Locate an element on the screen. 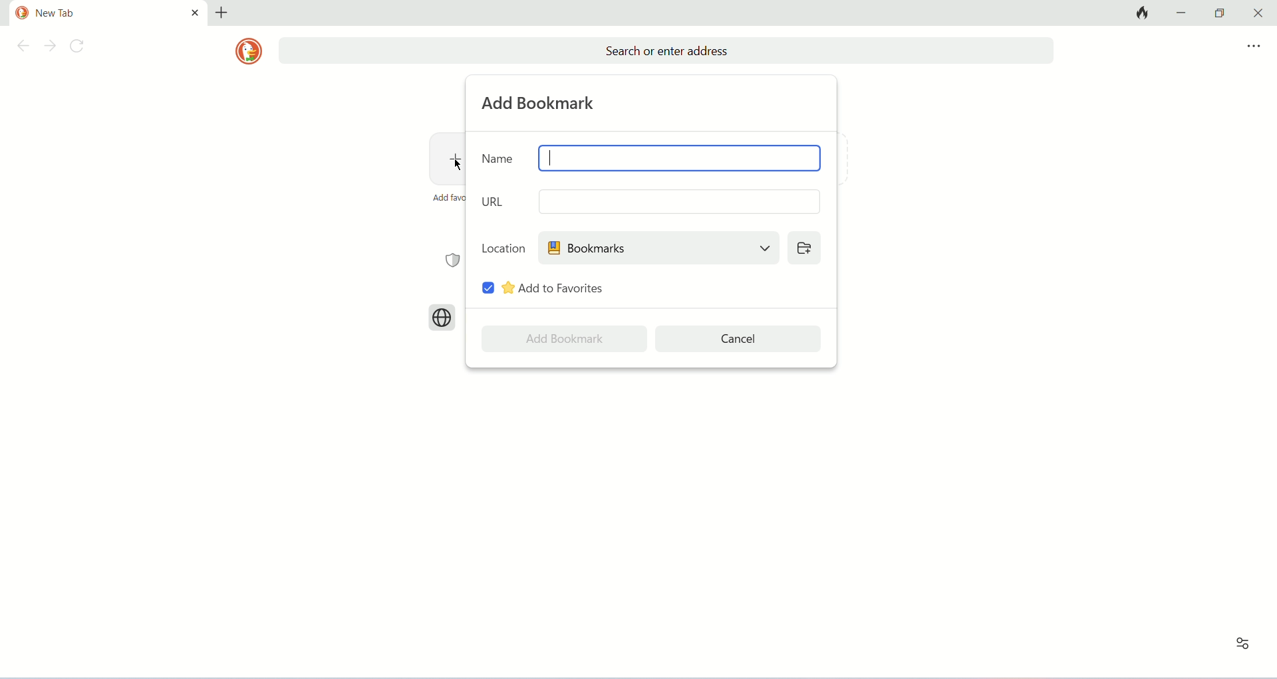  URL is located at coordinates (496, 201).